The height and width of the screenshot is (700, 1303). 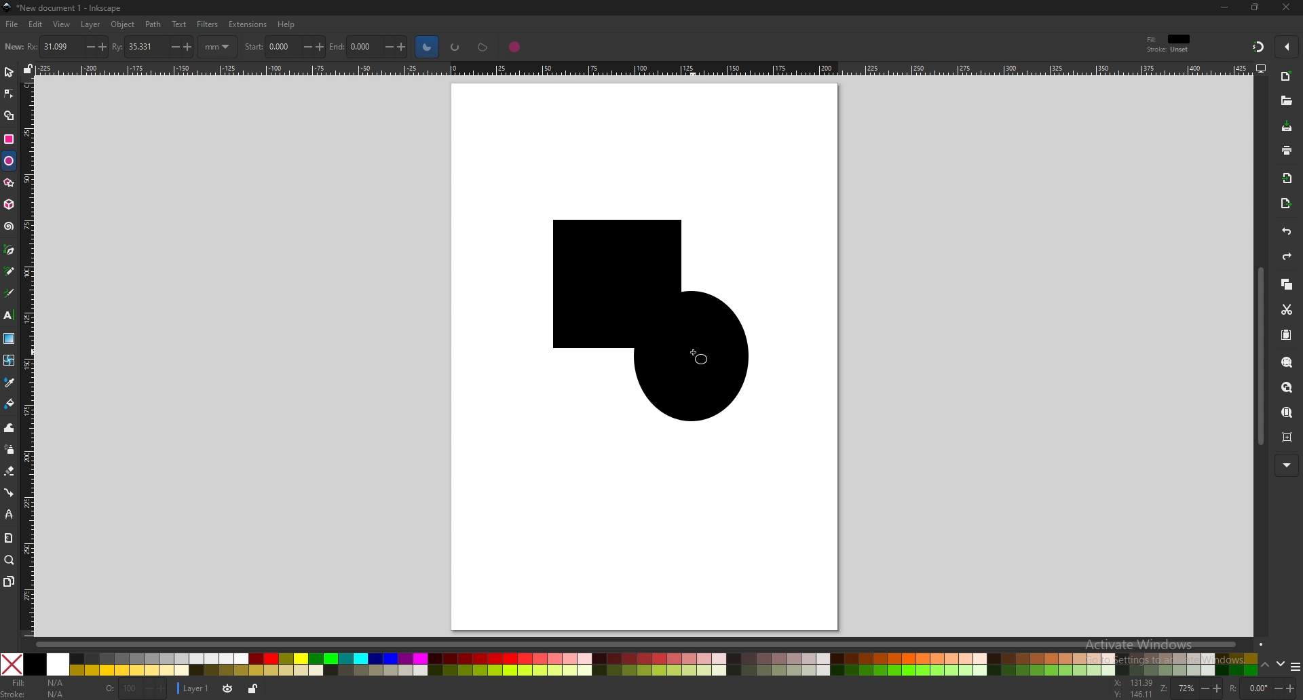 I want to click on measure, so click(x=10, y=539).